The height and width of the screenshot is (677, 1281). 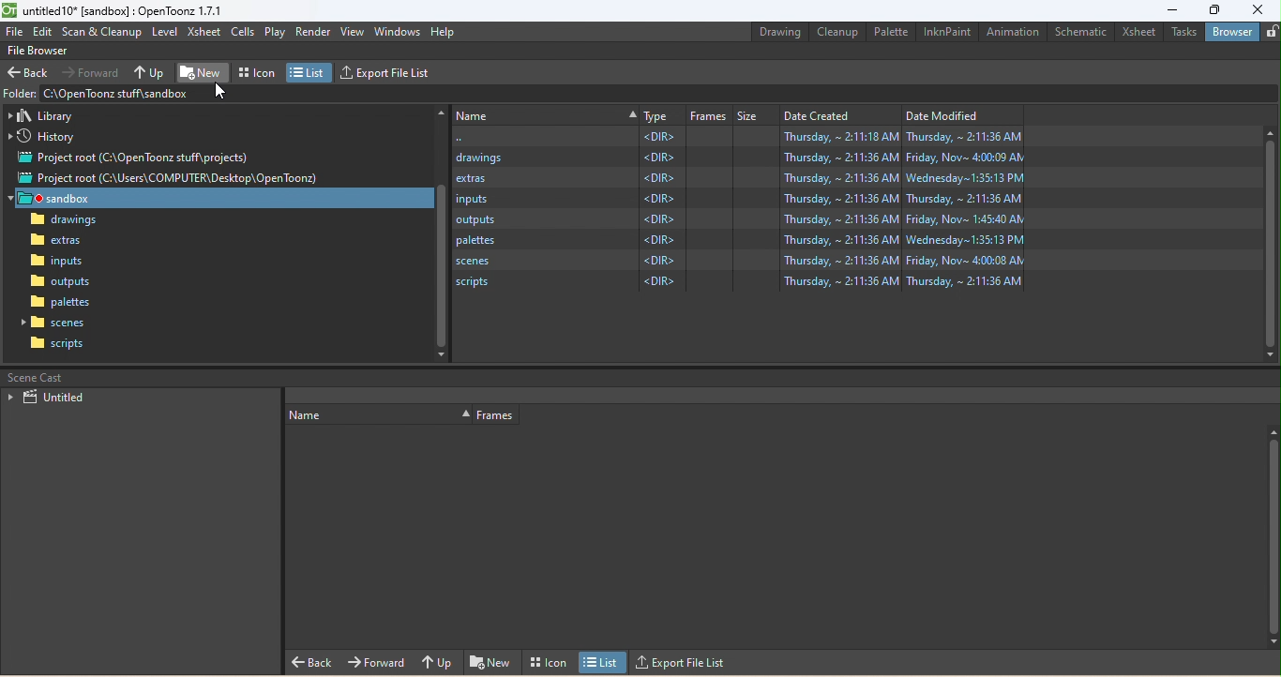 What do you see at coordinates (152, 71) in the screenshot?
I see `Up` at bounding box center [152, 71].